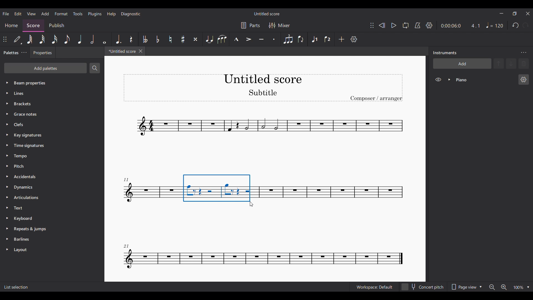  Describe the element at coordinates (504, 287) in the screenshot. I see `Zoom in` at that location.